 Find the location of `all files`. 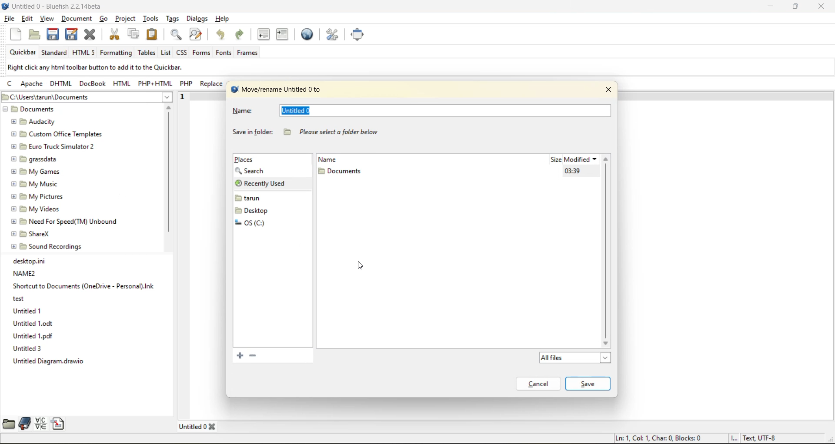

all files is located at coordinates (577, 357).